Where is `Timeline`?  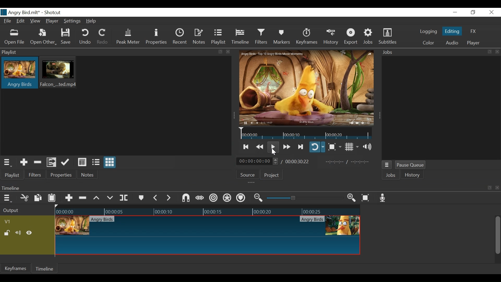 Timeline is located at coordinates (208, 209).